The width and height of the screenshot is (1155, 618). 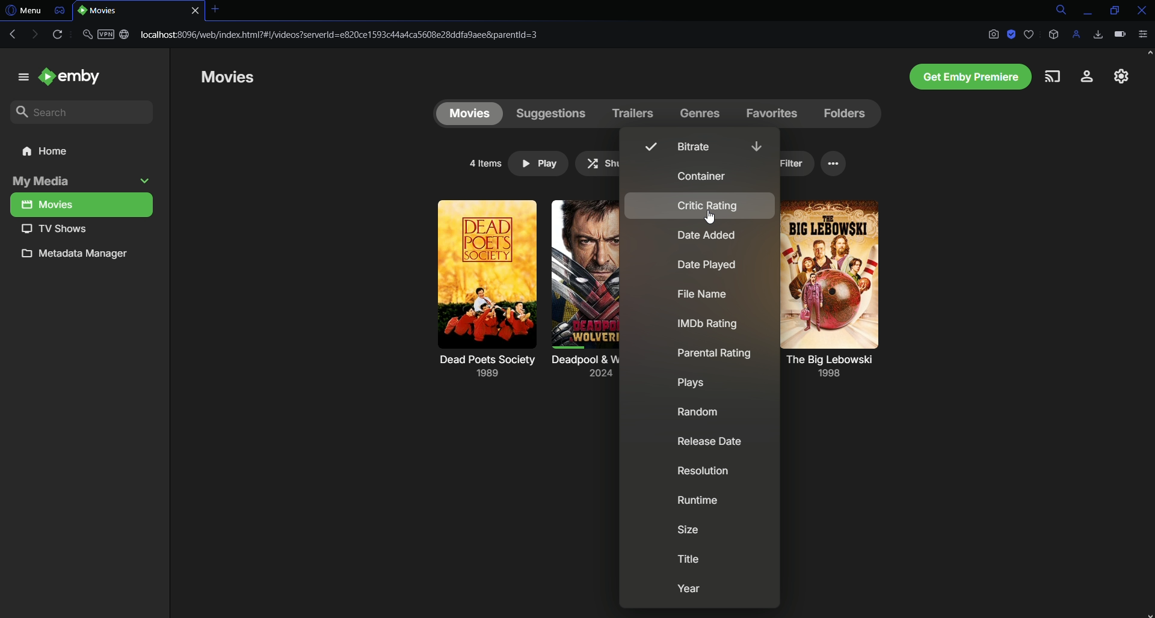 What do you see at coordinates (833, 367) in the screenshot?
I see `The Big Lebowski` at bounding box center [833, 367].